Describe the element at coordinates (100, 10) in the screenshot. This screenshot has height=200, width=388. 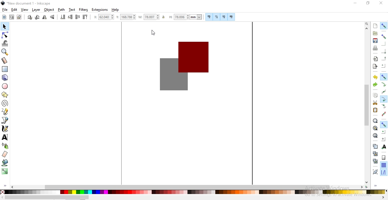
I see `extensions` at that location.